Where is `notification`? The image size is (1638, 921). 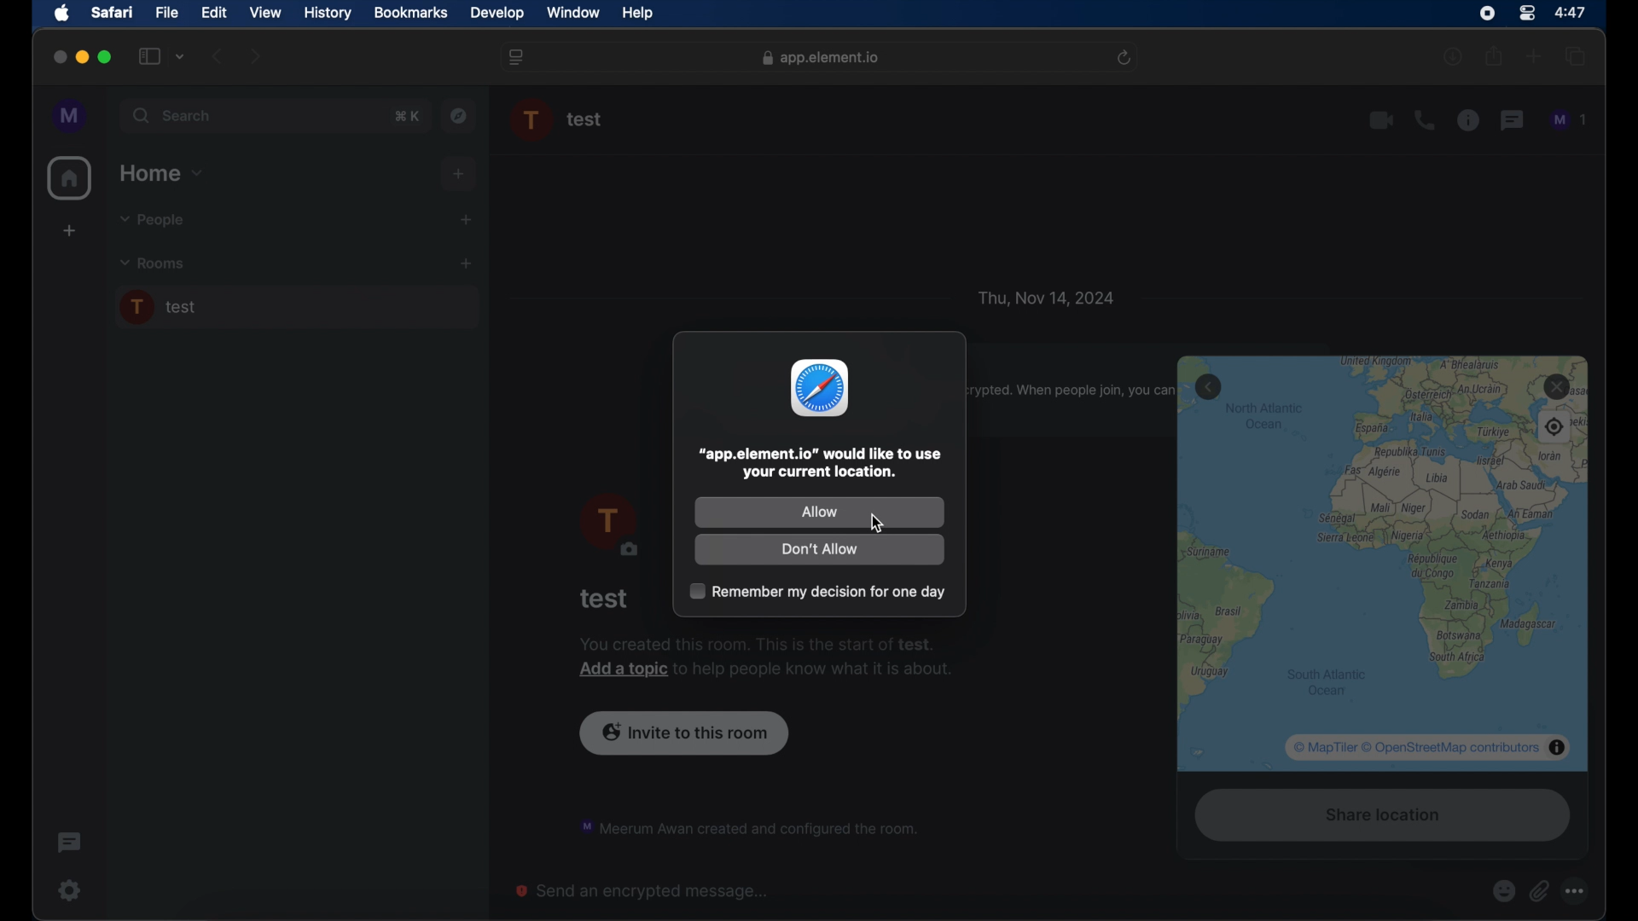 notification is located at coordinates (766, 658).